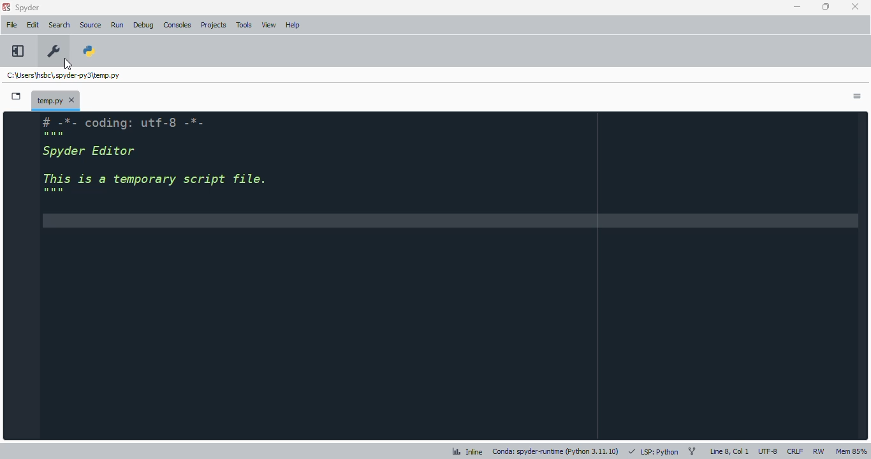 This screenshot has width=871, height=459. I want to click on close, so click(856, 6).